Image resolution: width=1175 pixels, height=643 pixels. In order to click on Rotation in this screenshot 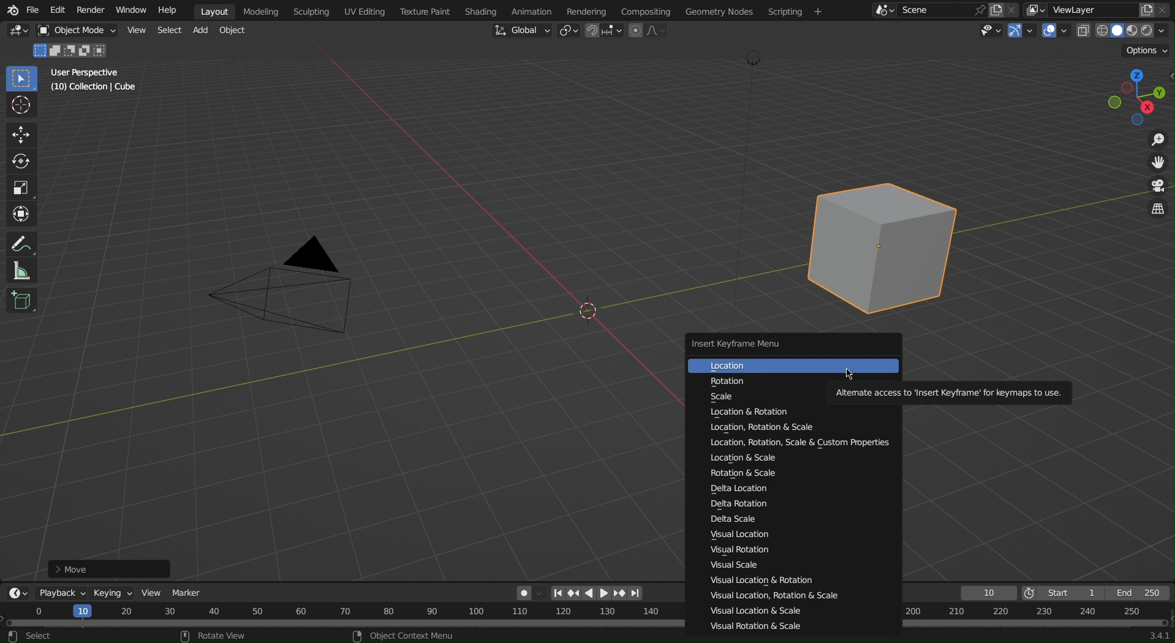, I will do `click(793, 382)`.